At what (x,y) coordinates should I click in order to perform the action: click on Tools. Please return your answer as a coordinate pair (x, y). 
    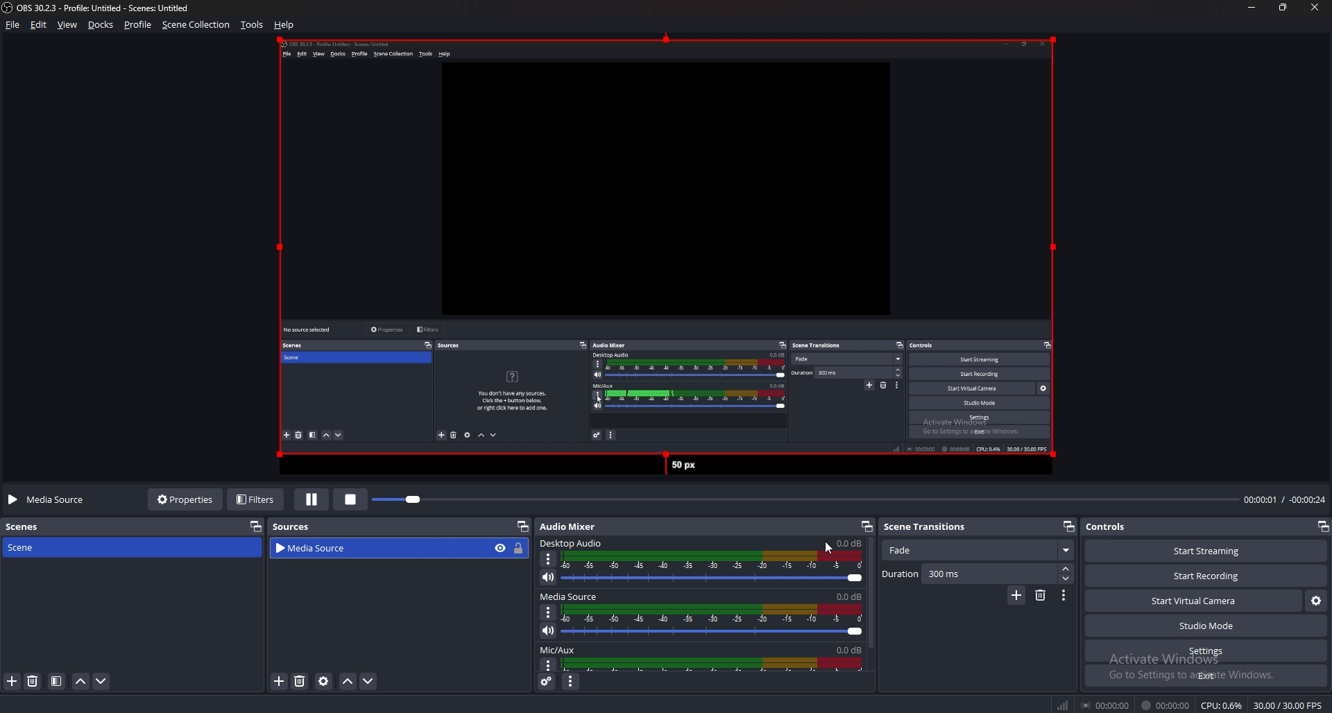
    Looking at the image, I should click on (253, 25).